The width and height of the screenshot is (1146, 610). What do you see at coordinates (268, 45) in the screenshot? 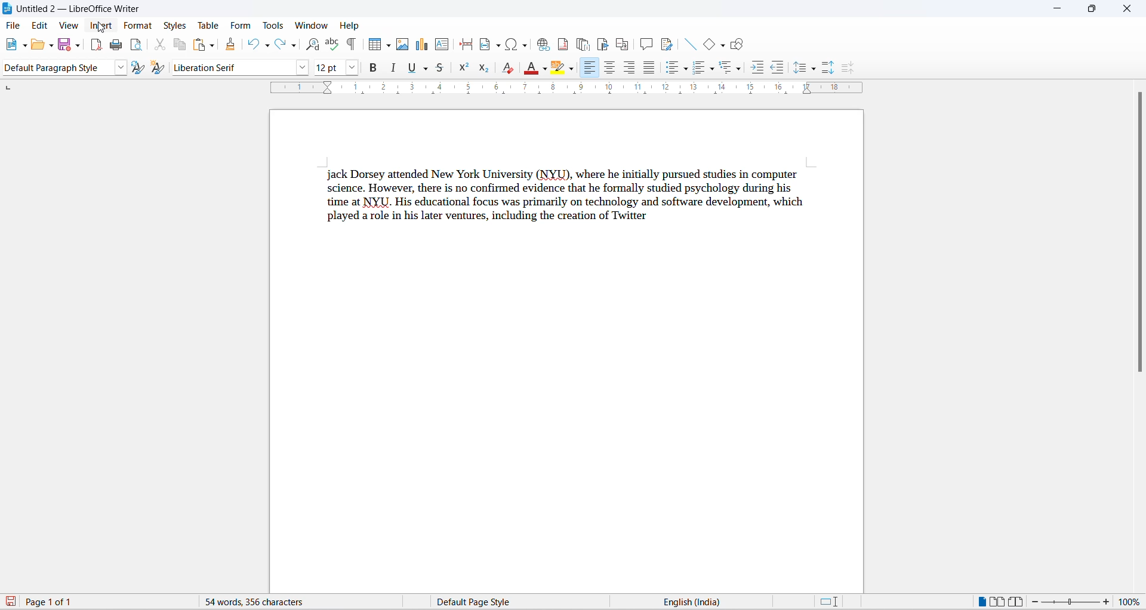
I see `undo options` at bounding box center [268, 45].